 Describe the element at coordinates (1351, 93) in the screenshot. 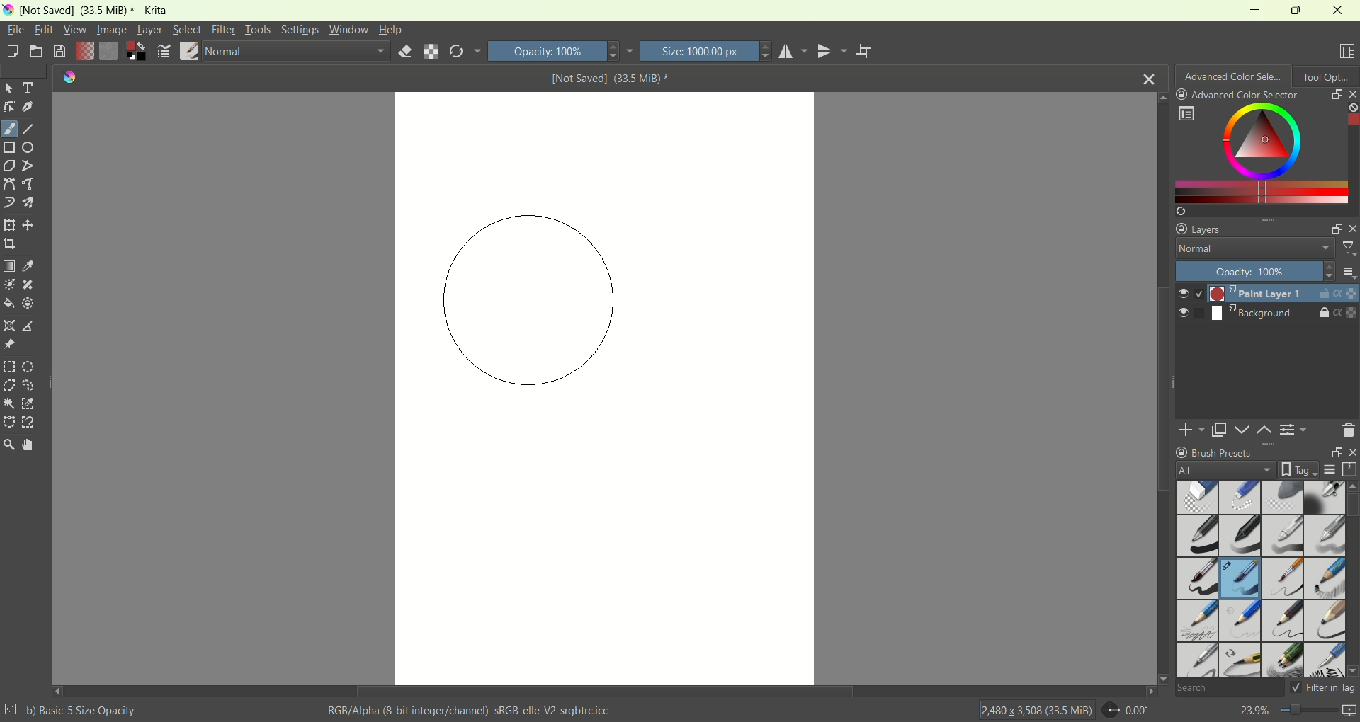

I see `close docker` at that location.